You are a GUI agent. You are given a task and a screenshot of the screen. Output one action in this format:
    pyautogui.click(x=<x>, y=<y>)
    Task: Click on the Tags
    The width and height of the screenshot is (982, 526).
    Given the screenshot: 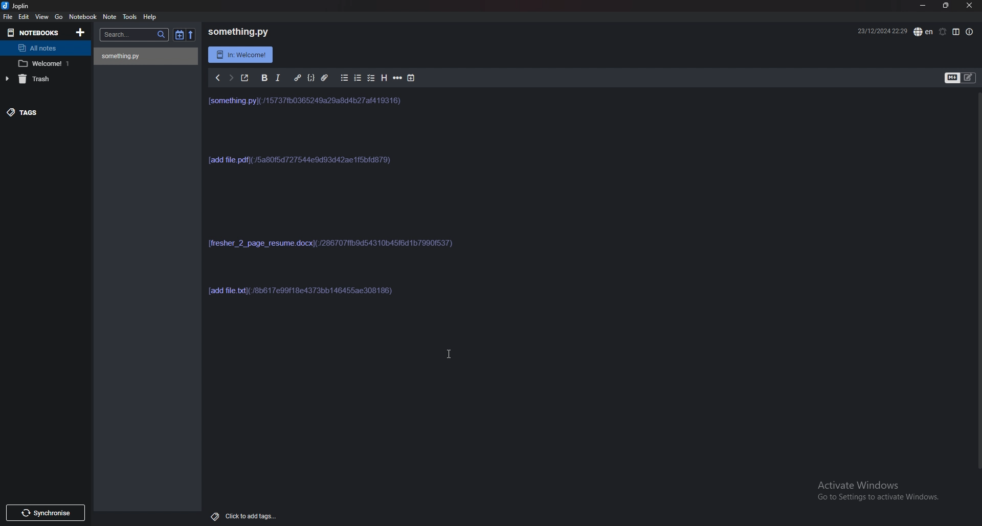 What is the action you would take?
    pyautogui.click(x=44, y=115)
    